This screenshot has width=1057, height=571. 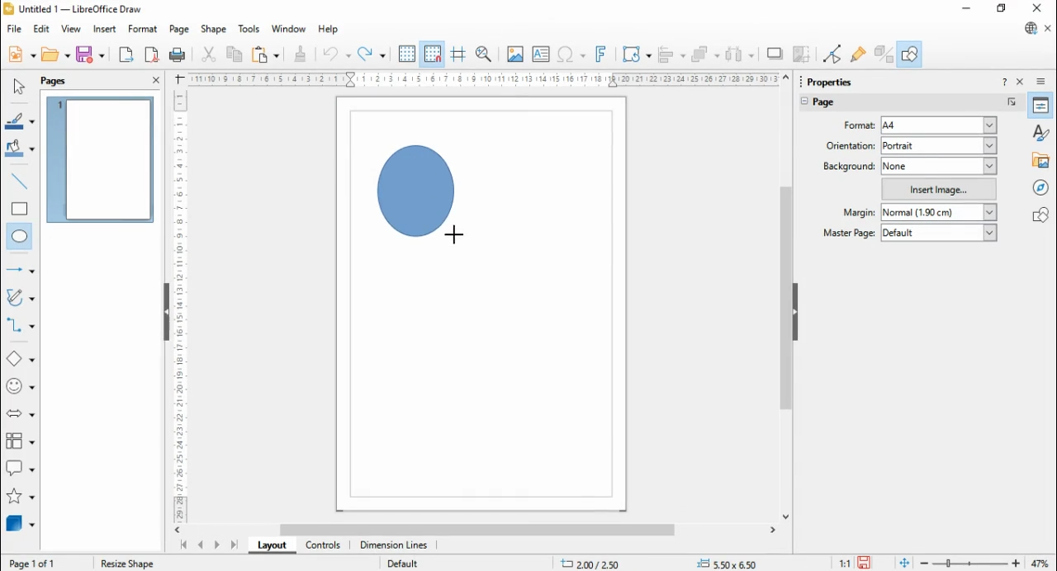 What do you see at coordinates (939, 188) in the screenshot?
I see `insert image` at bounding box center [939, 188].